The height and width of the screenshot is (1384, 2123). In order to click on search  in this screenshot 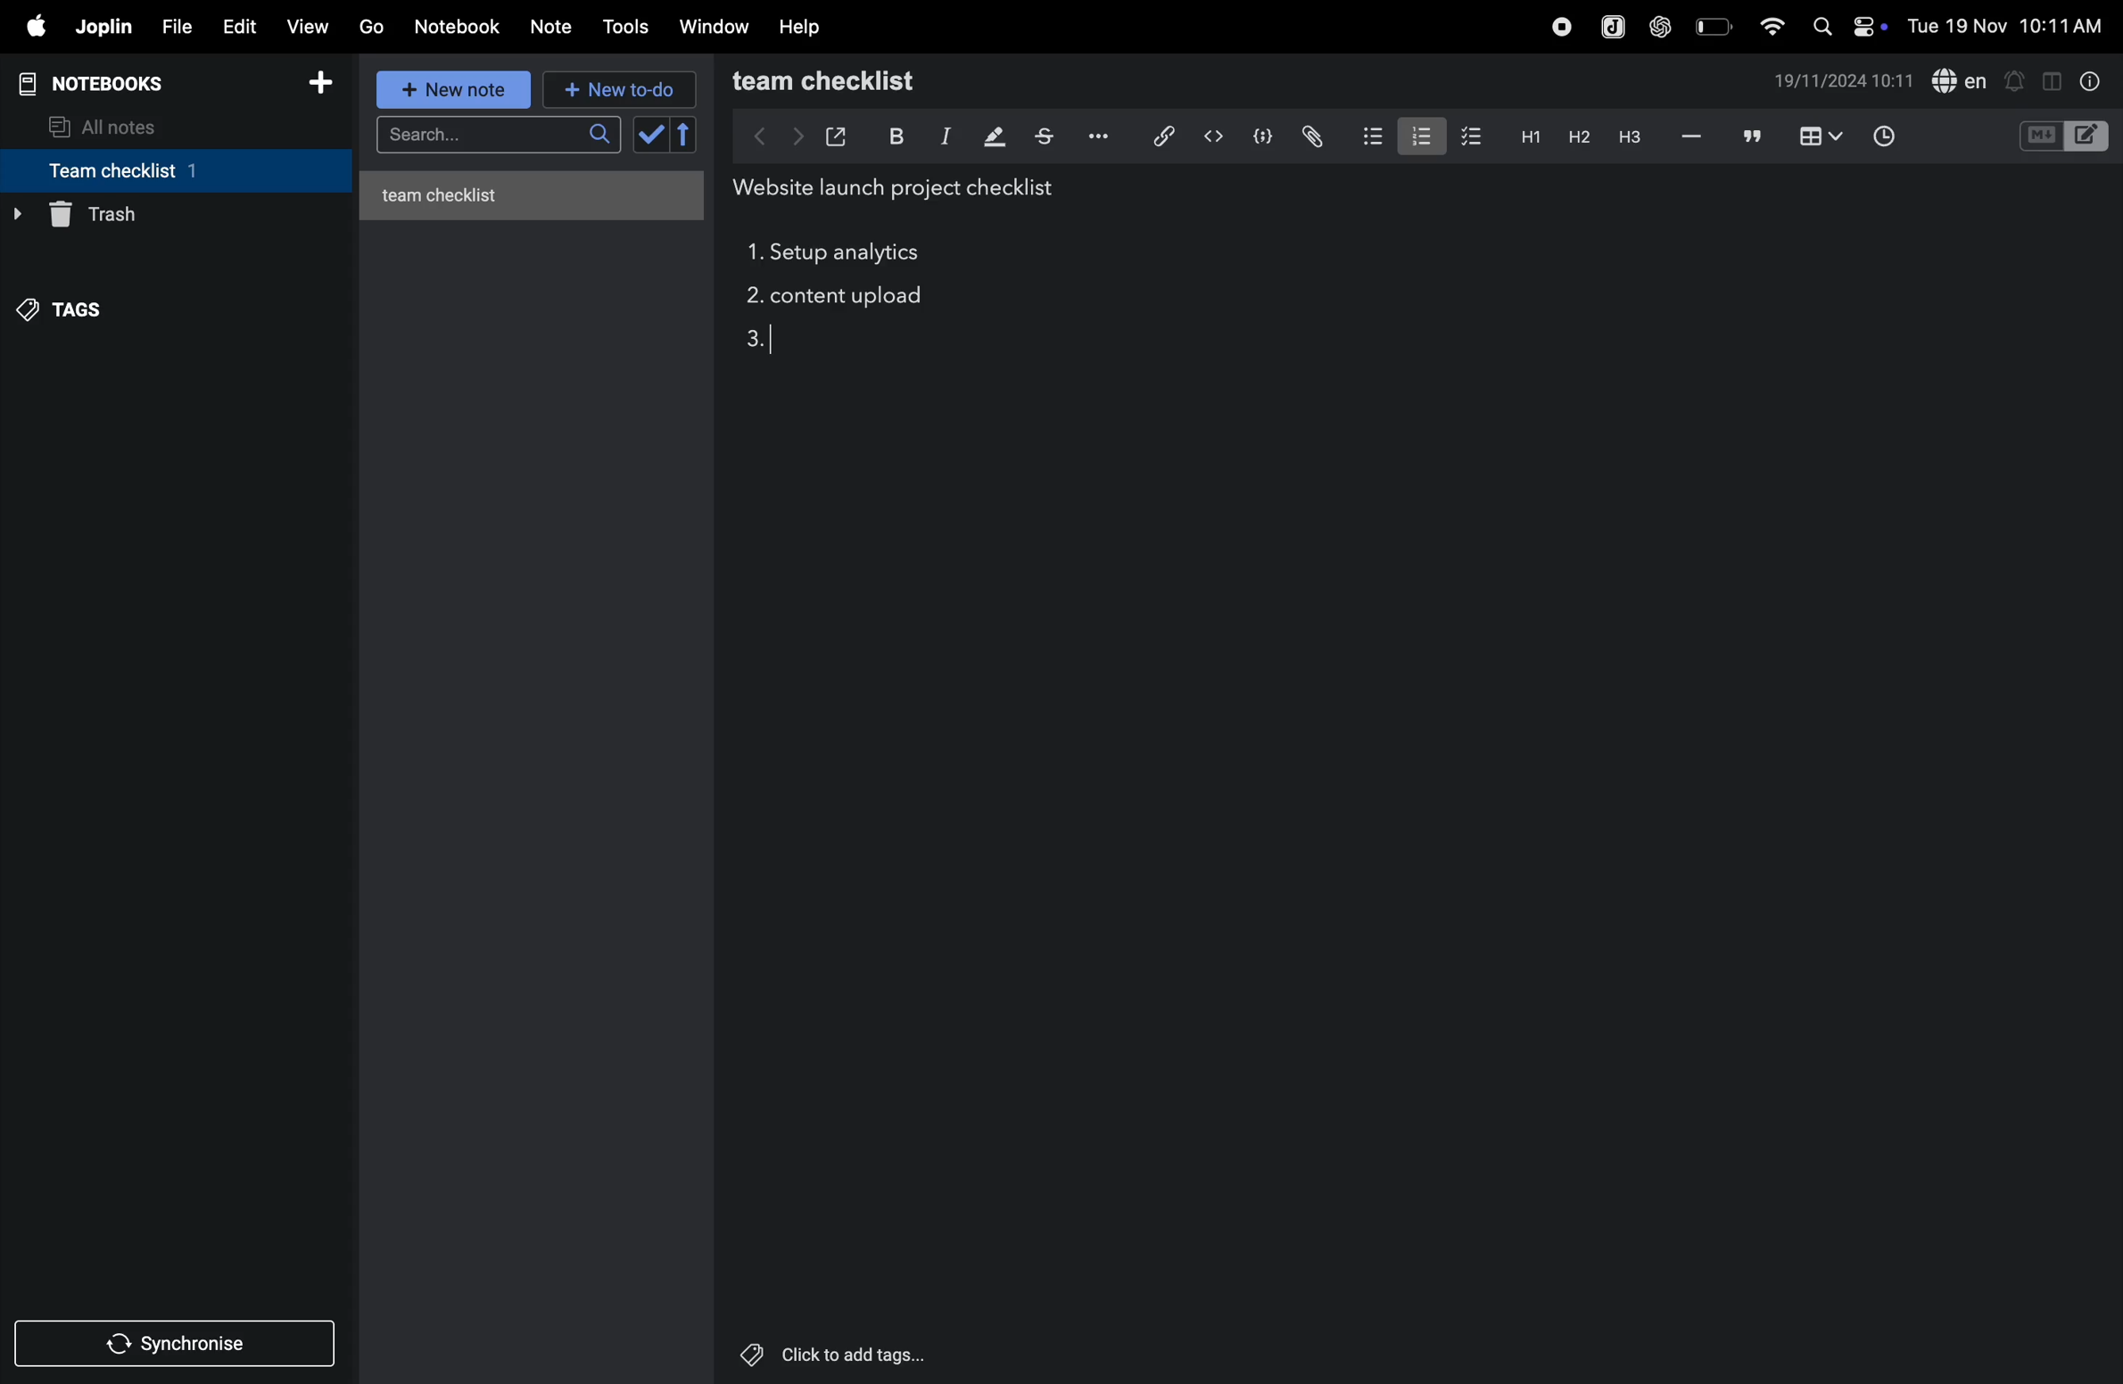, I will do `click(495, 137)`.